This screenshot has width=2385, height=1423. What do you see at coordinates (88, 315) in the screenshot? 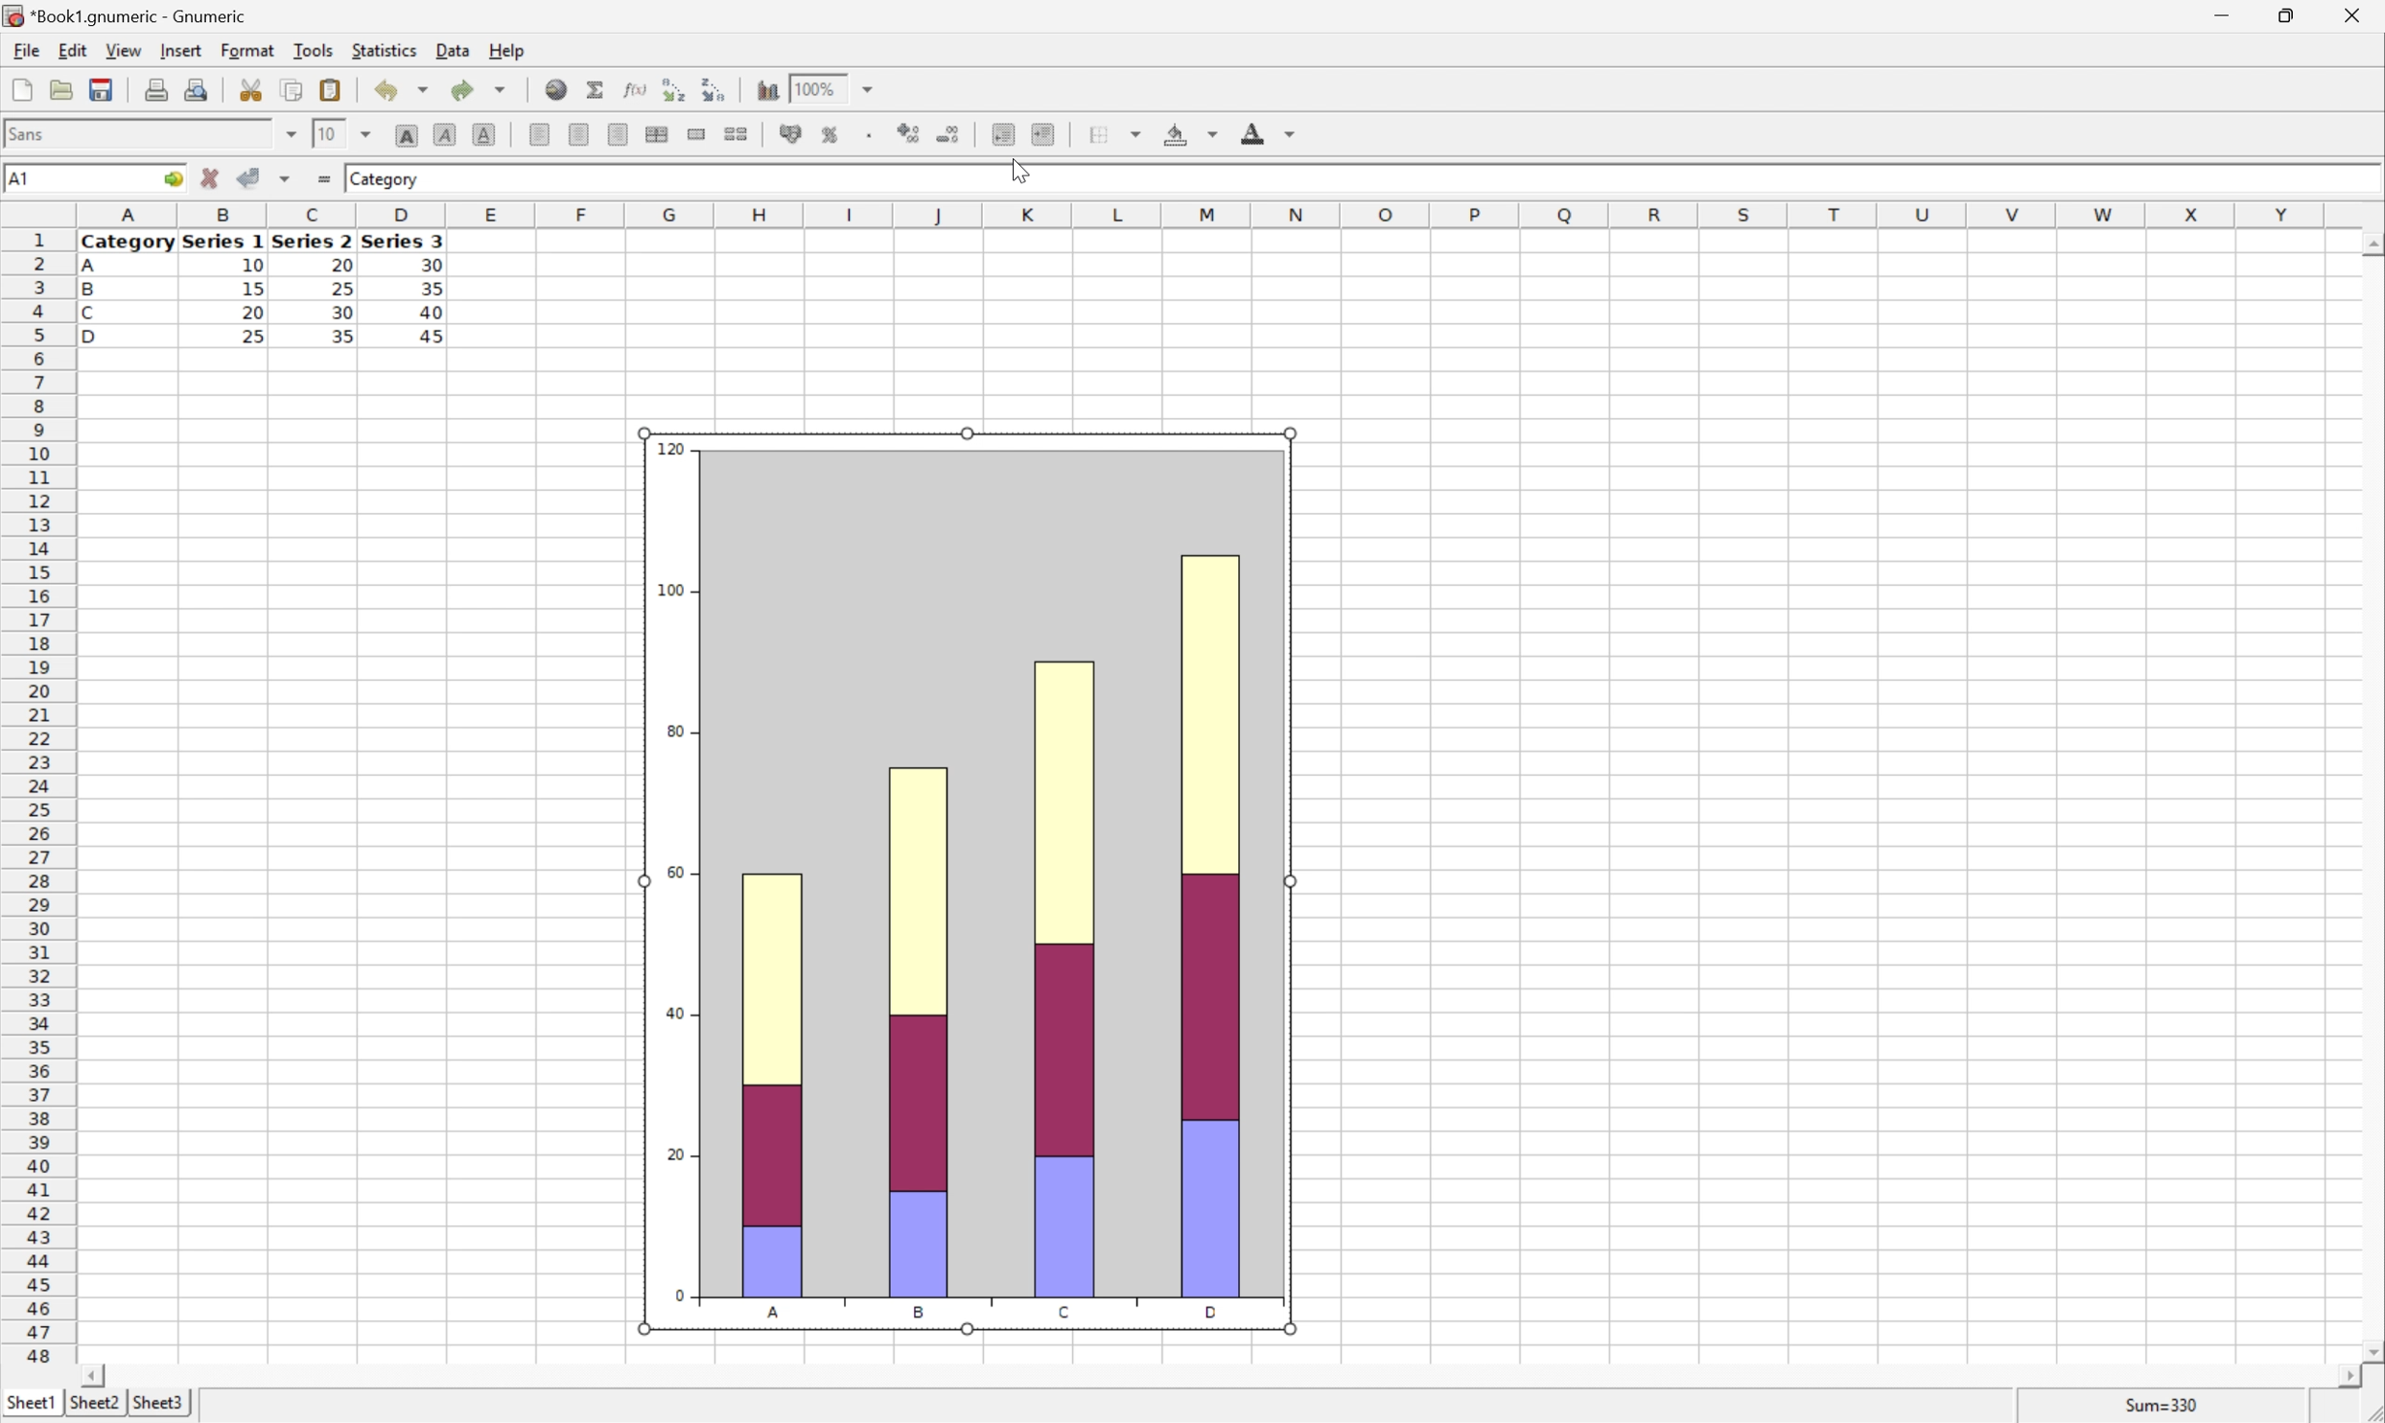
I see `C` at bounding box center [88, 315].